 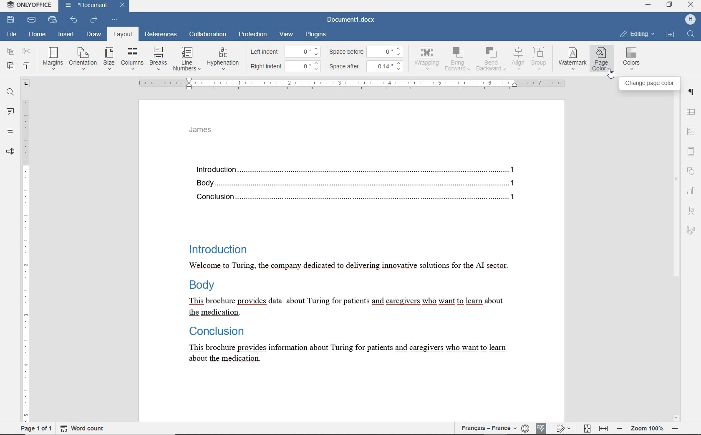 I want to click on layout, so click(x=124, y=33).